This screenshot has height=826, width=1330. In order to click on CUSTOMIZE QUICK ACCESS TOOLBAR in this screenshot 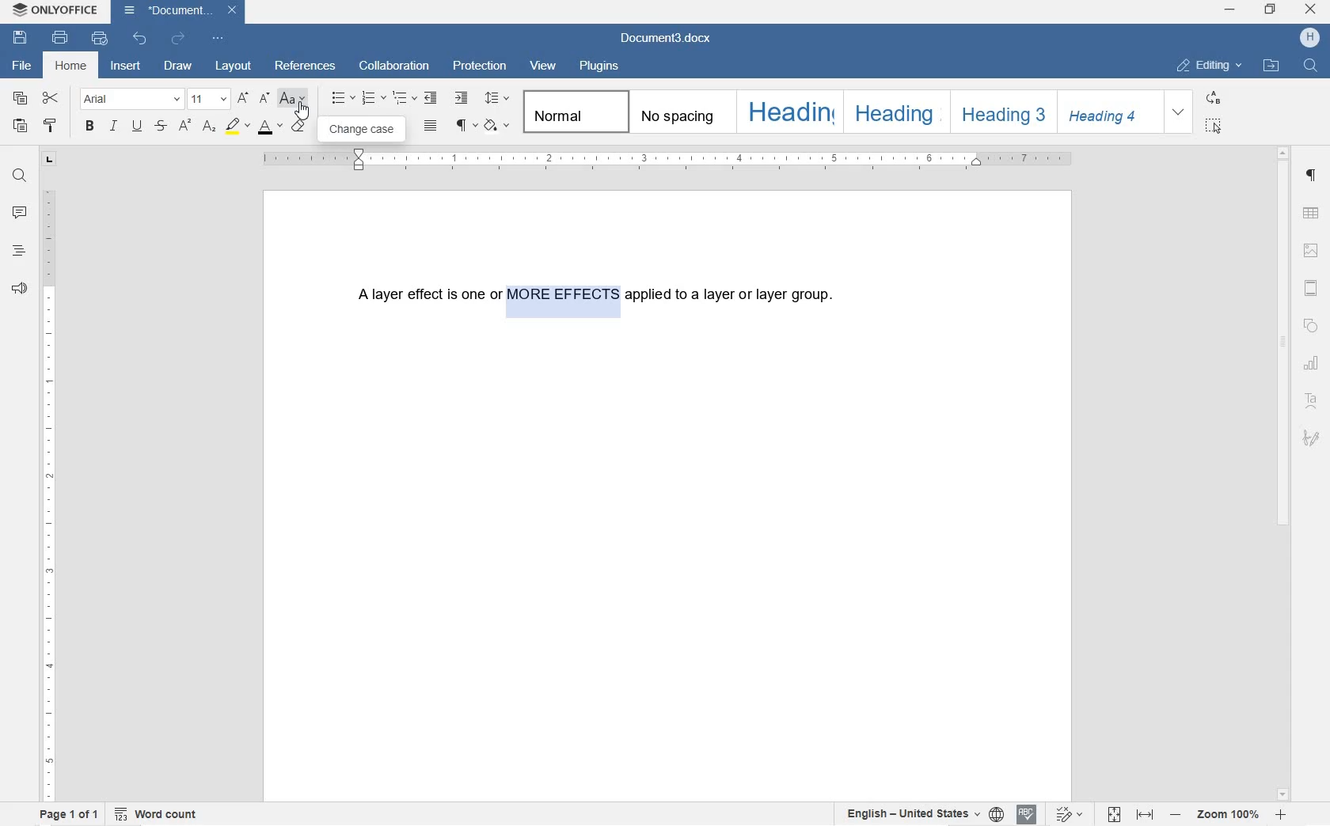, I will do `click(218, 40)`.